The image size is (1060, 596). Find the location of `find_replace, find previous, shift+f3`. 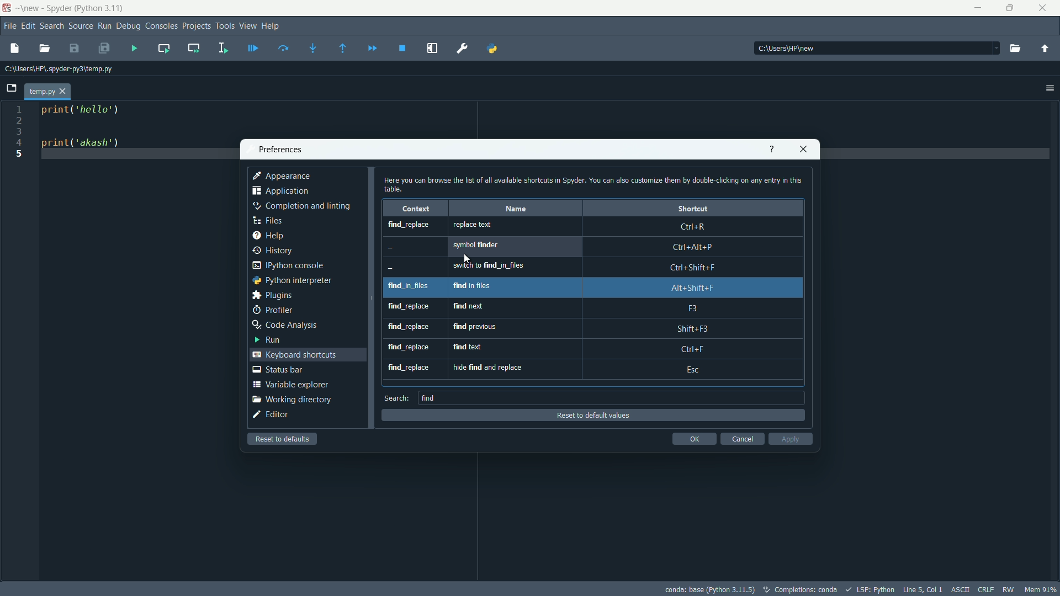

find_replace, find previous, shift+f3 is located at coordinates (596, 328).